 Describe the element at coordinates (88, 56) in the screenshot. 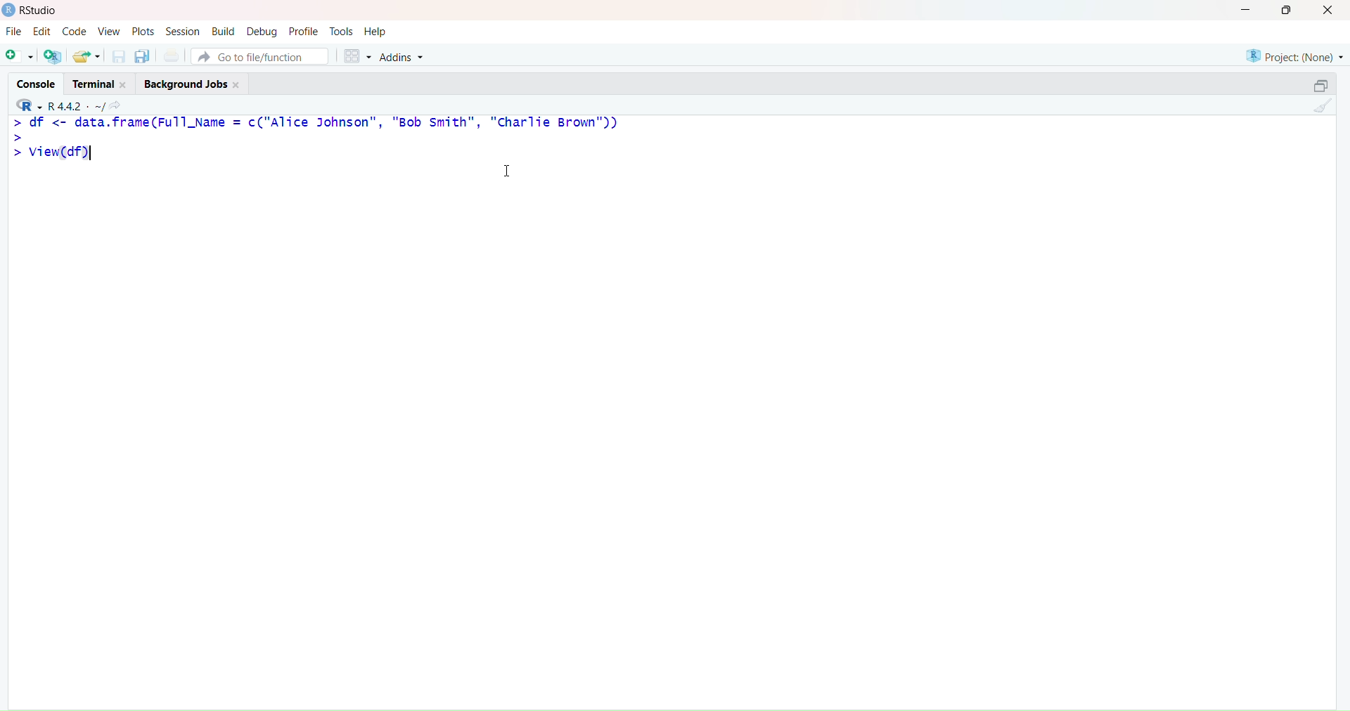

I see `Open an existing file (Ctrl + O)` at that location.